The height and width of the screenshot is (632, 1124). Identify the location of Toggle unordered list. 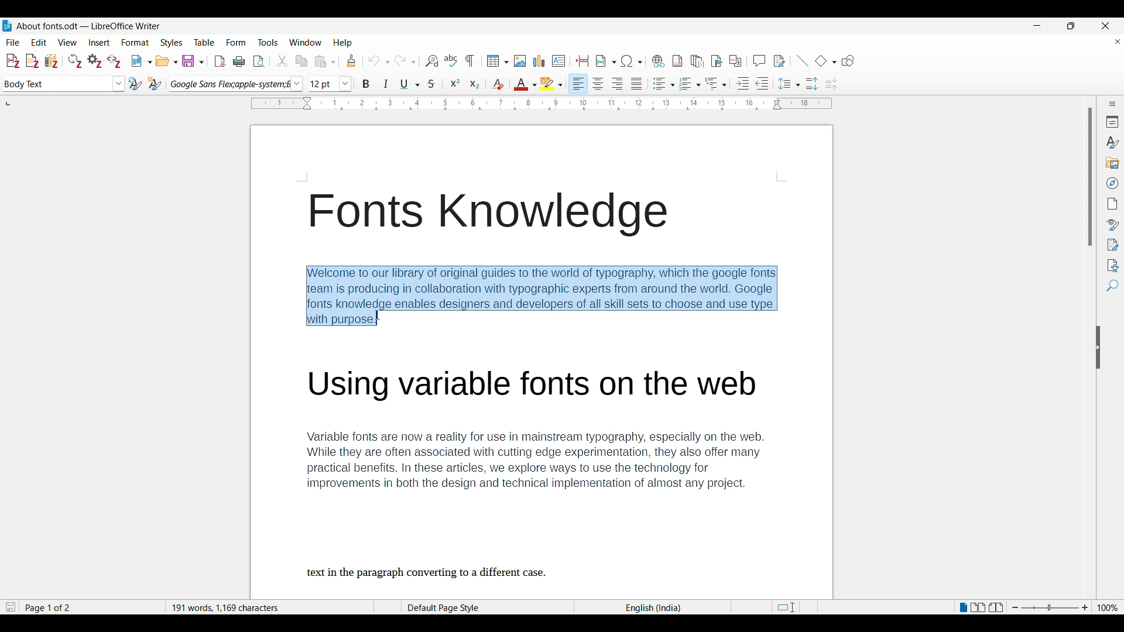
(664, 84).